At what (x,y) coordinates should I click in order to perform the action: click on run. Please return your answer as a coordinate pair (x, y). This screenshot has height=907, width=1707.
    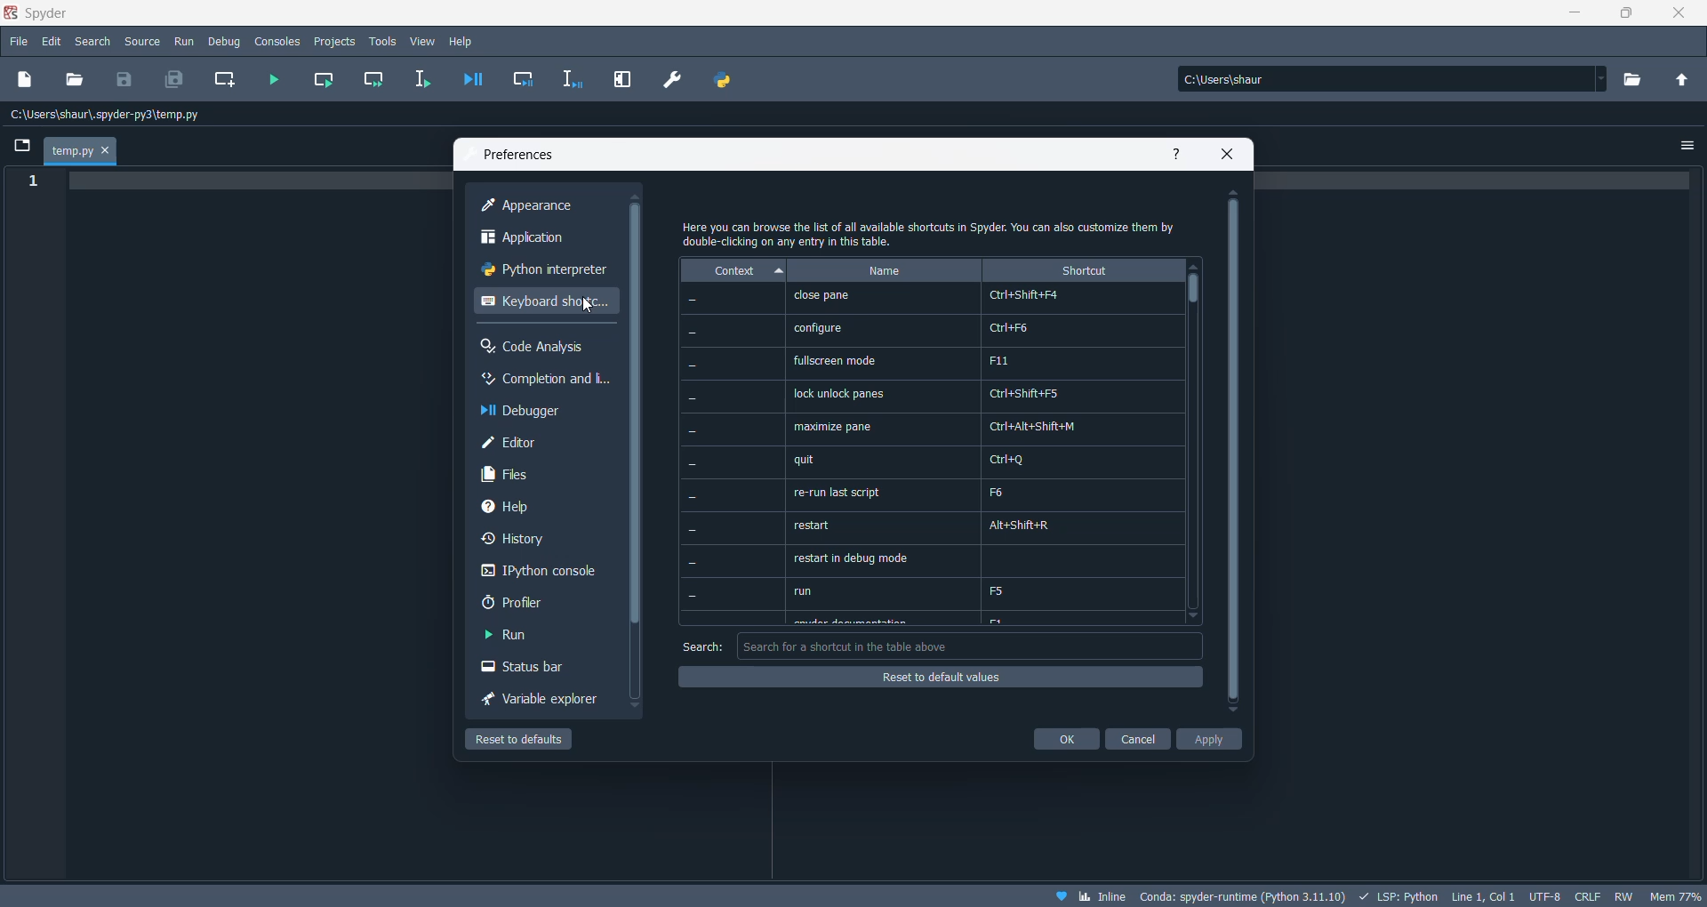
    Looking at the image, I should click on (522, 638).